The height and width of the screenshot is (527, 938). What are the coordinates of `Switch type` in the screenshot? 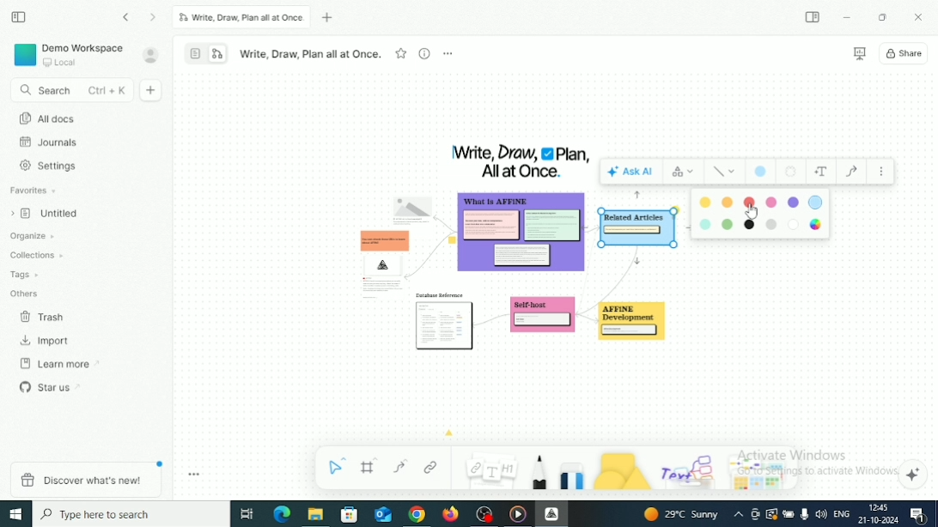 It's located at (684, 170).